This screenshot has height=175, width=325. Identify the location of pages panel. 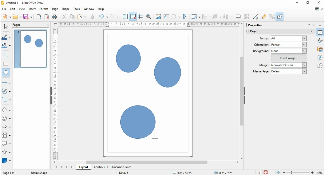
(20, 25).